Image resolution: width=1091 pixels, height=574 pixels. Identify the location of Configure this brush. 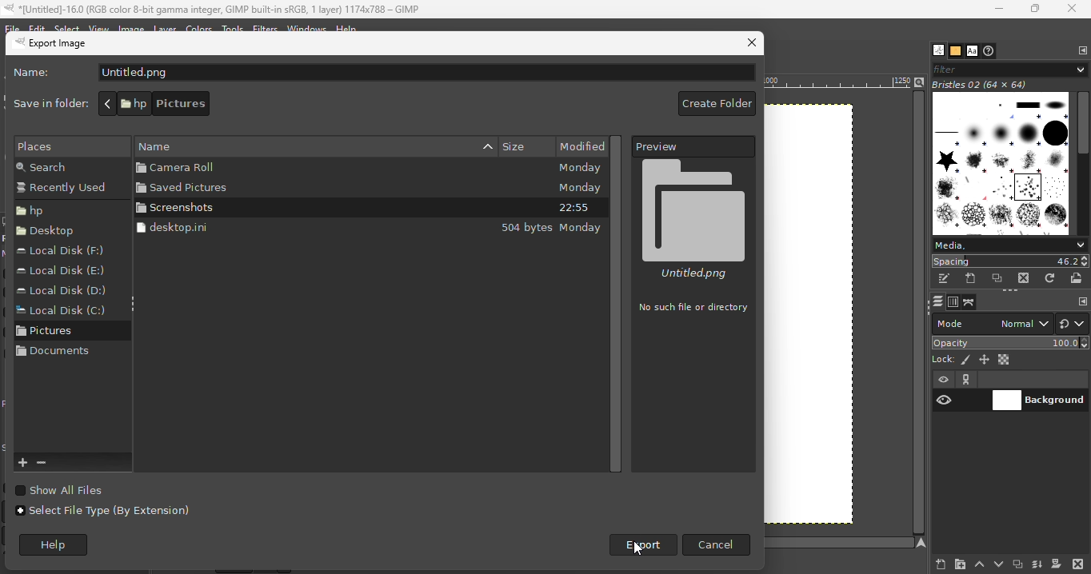
(1083, 301).